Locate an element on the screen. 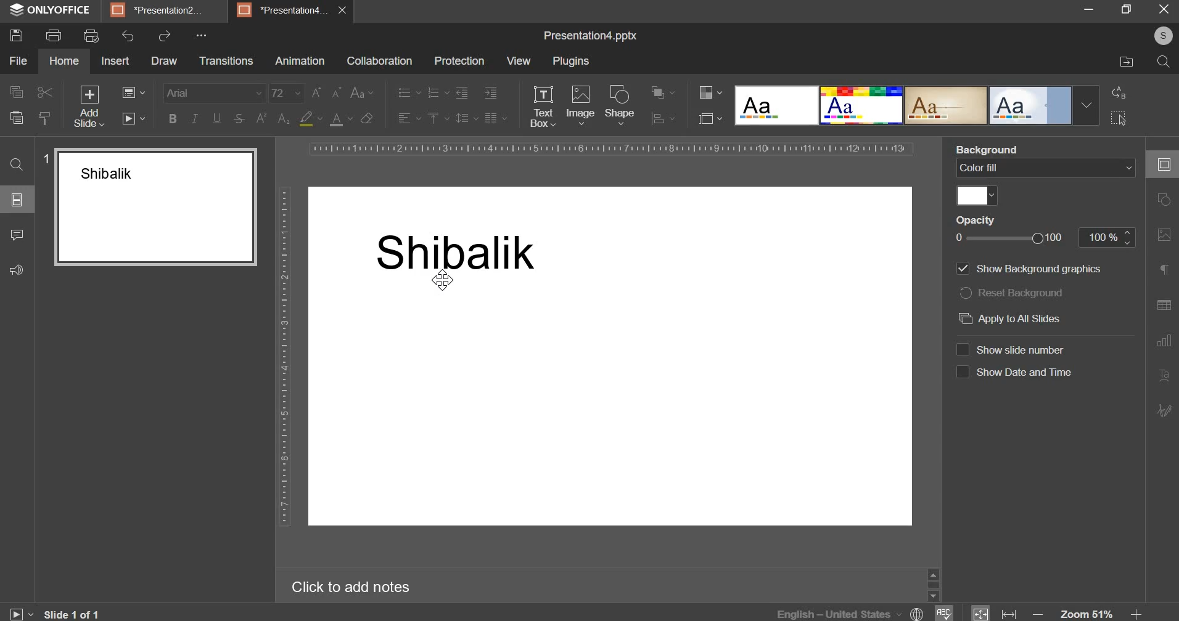  image is located at coordinates (1164, 241).